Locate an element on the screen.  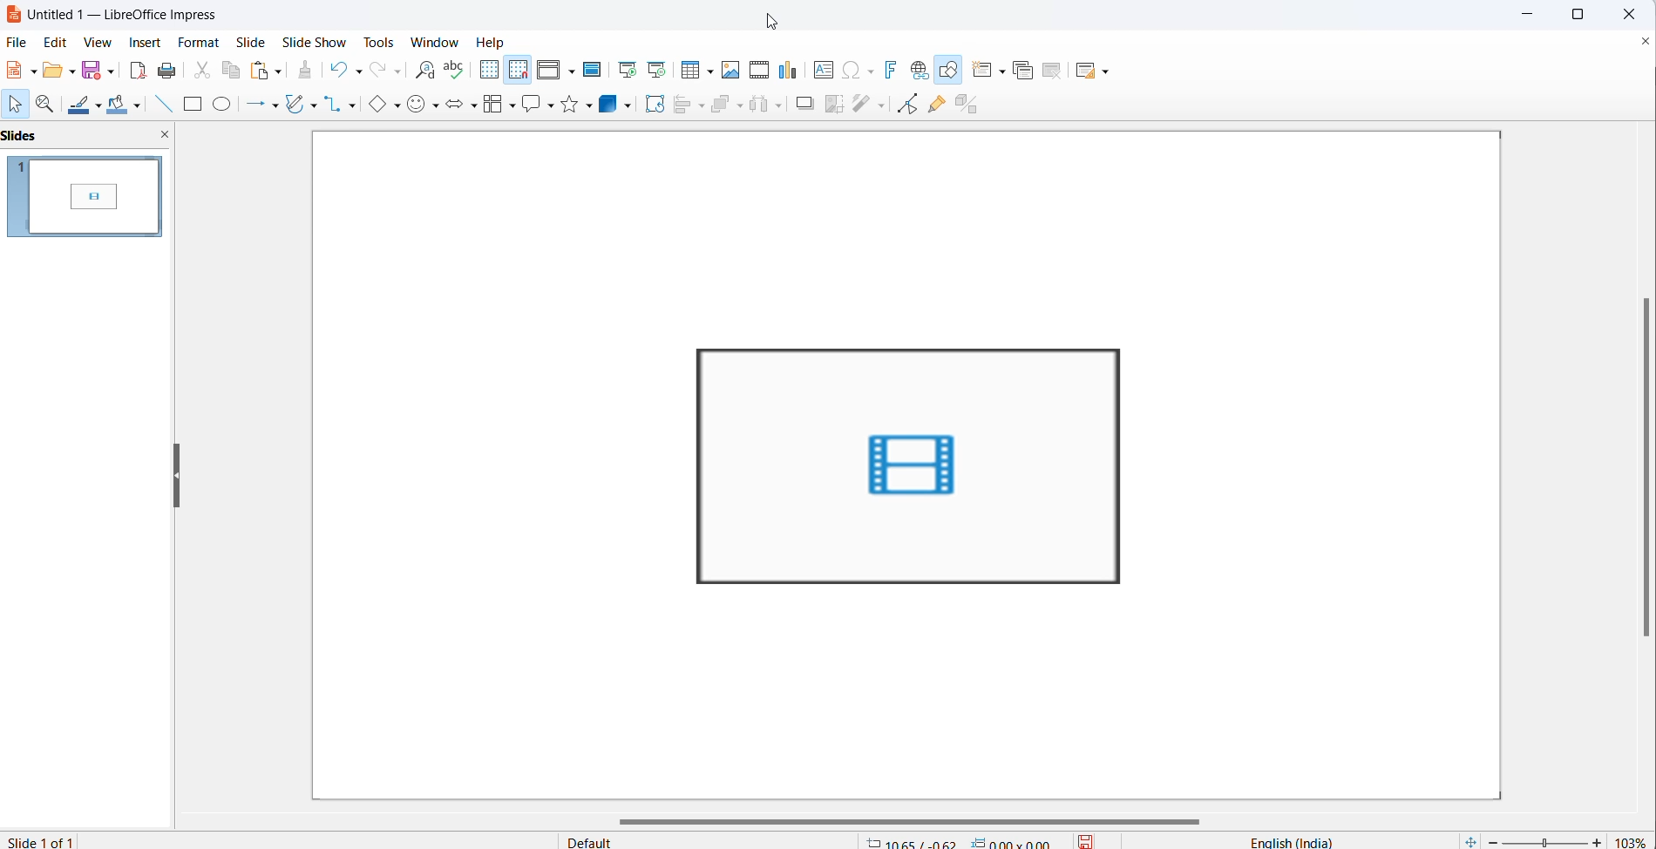
spellings is located at coordinates (456, 69).